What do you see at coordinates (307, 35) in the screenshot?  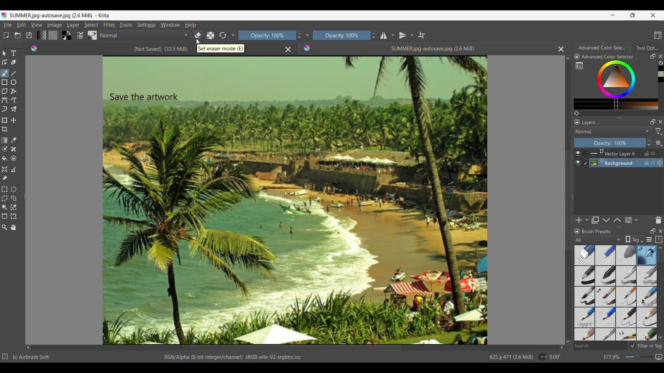 I see `Show/Hide tools` at bounding box center [307, 35].